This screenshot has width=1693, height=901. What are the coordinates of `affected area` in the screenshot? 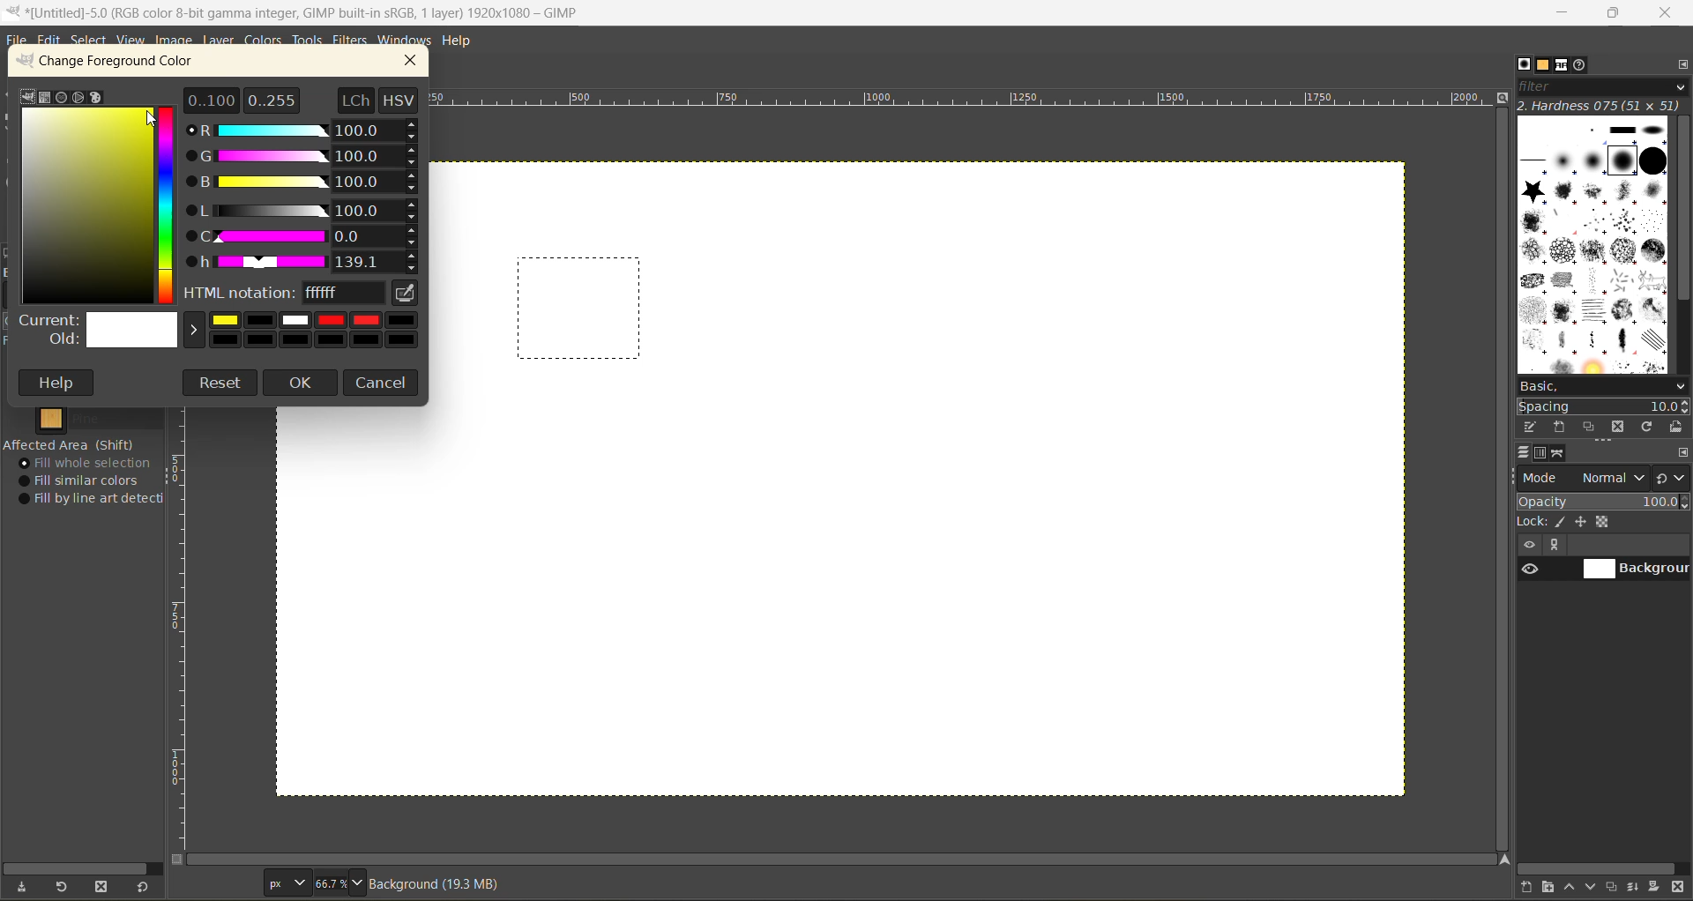 It's located at (71, 444).